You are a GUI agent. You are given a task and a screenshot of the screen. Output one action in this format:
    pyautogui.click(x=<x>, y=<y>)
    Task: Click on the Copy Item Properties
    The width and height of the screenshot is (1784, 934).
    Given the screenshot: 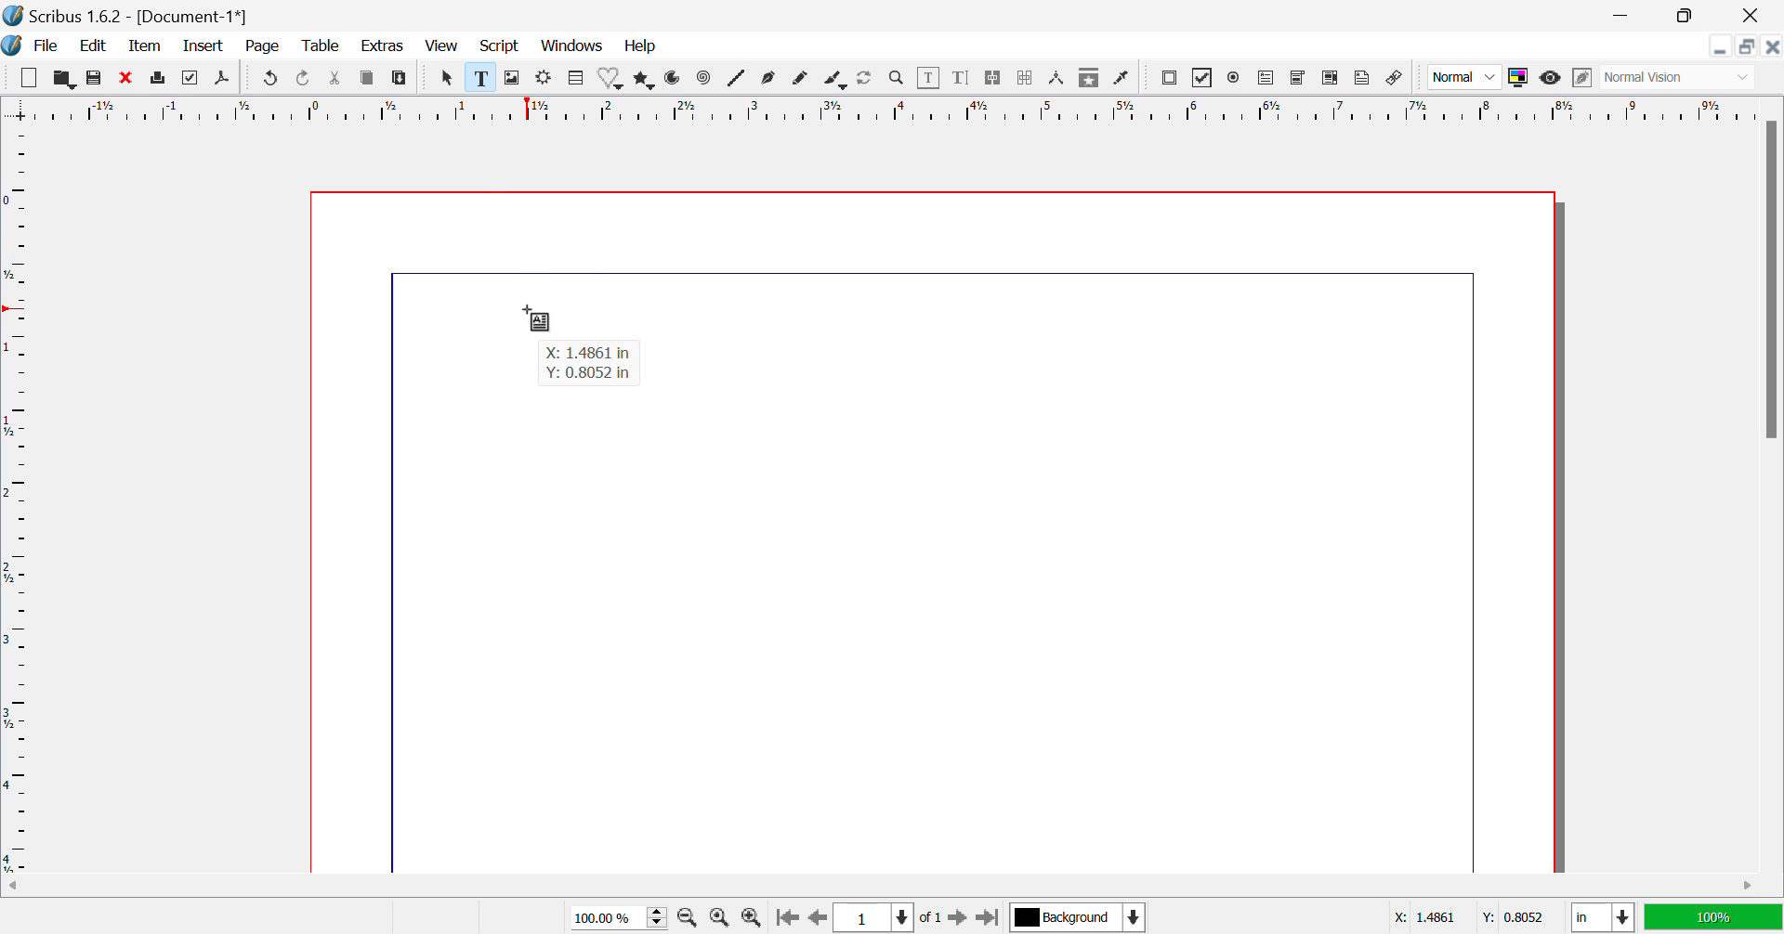 What is the action you would take?
    pyautogui.click(x=1092, y=79)
    